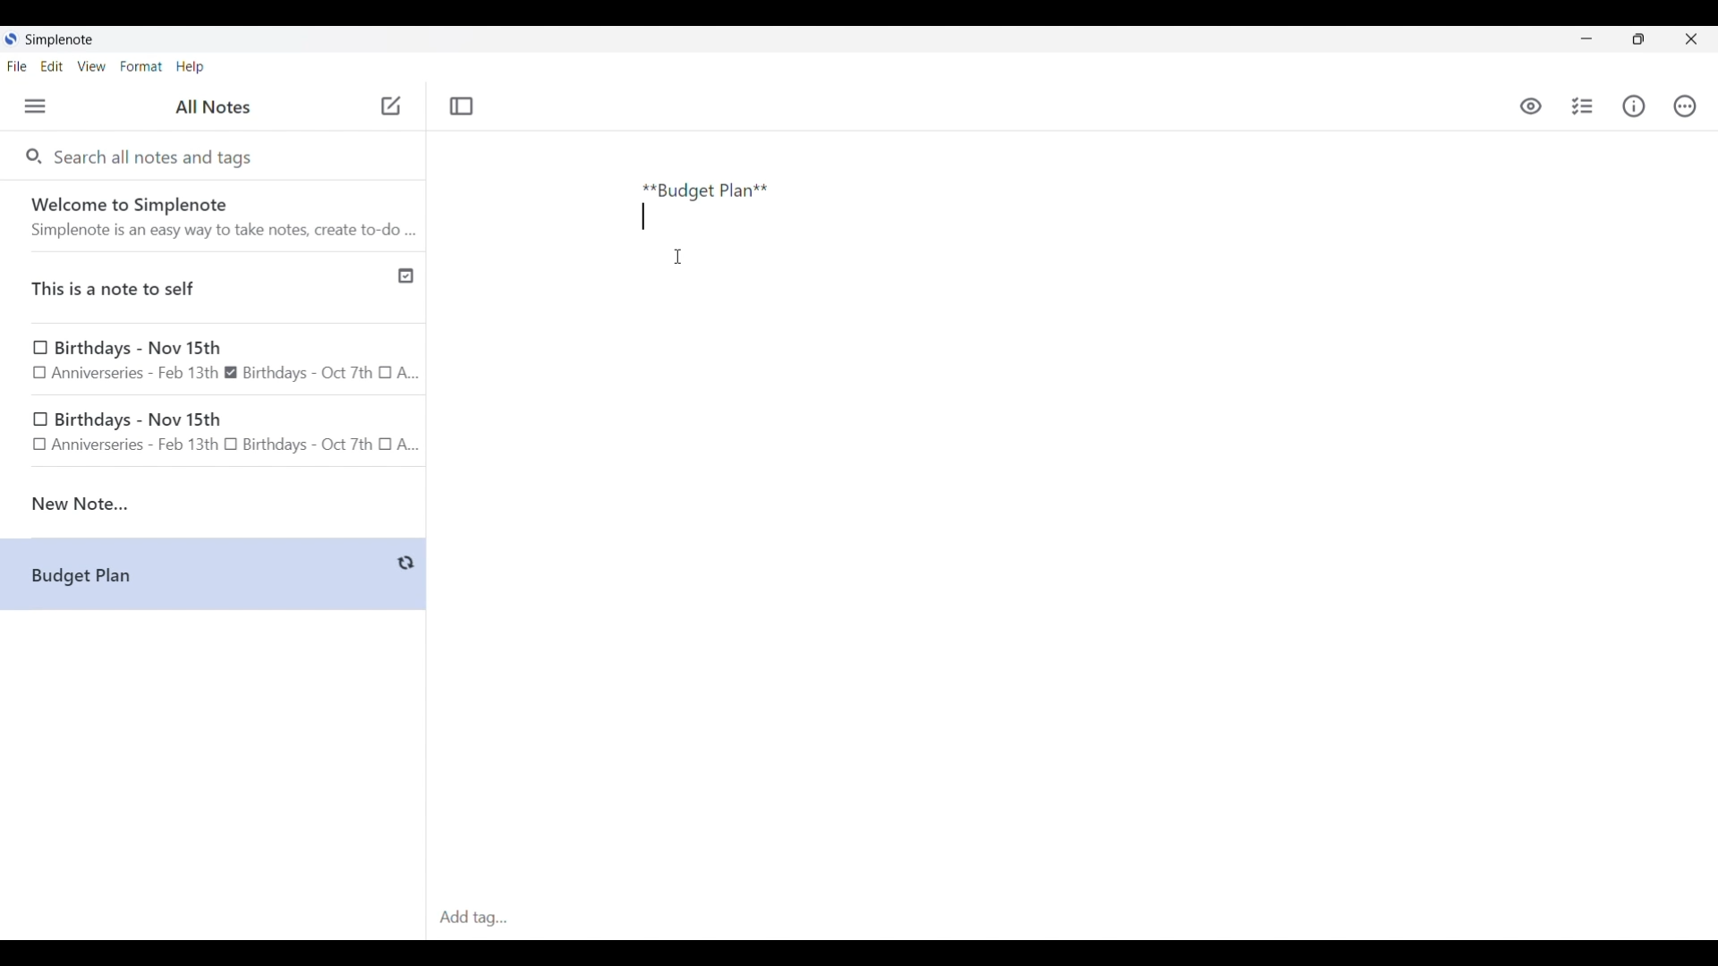 The height and width of the screenshot is (966, 1718). Describe the element at coordinates (1684, 106) in the screenshot. I see `Actions` at that location.